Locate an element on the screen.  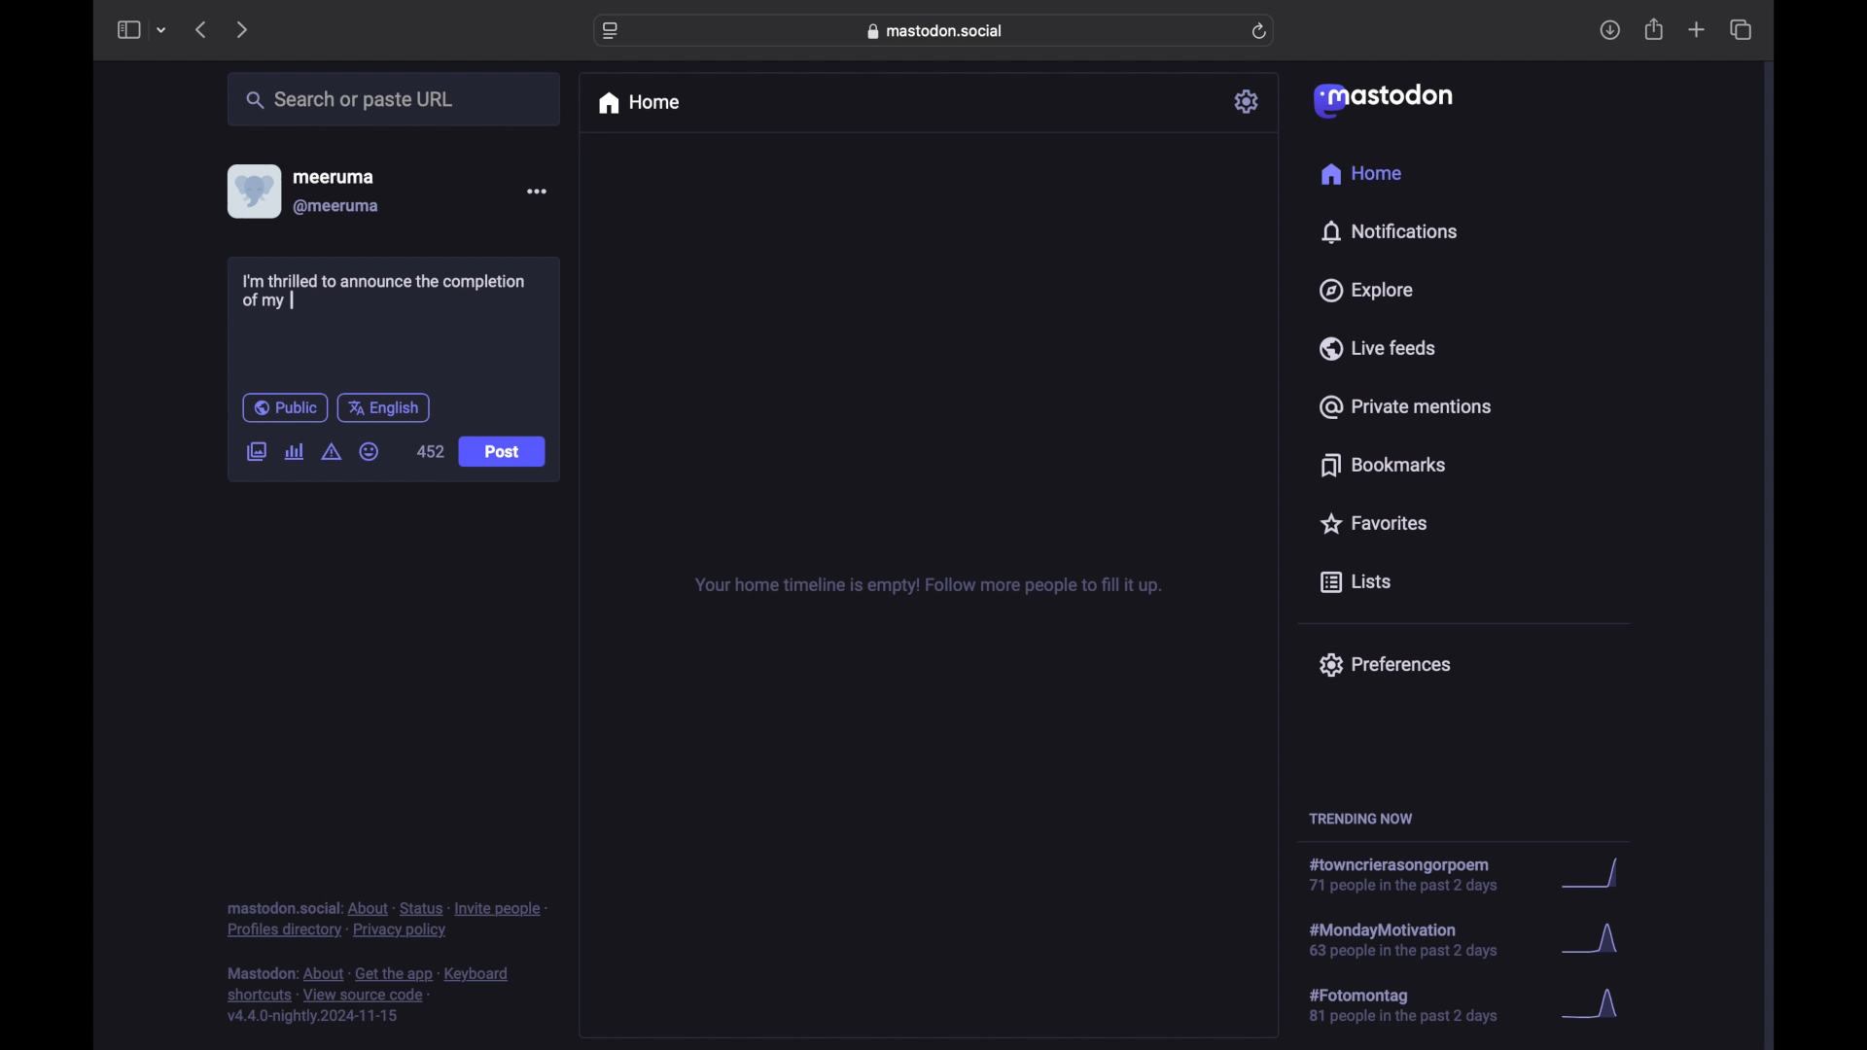
emoji is located at coordinates (370, 451).